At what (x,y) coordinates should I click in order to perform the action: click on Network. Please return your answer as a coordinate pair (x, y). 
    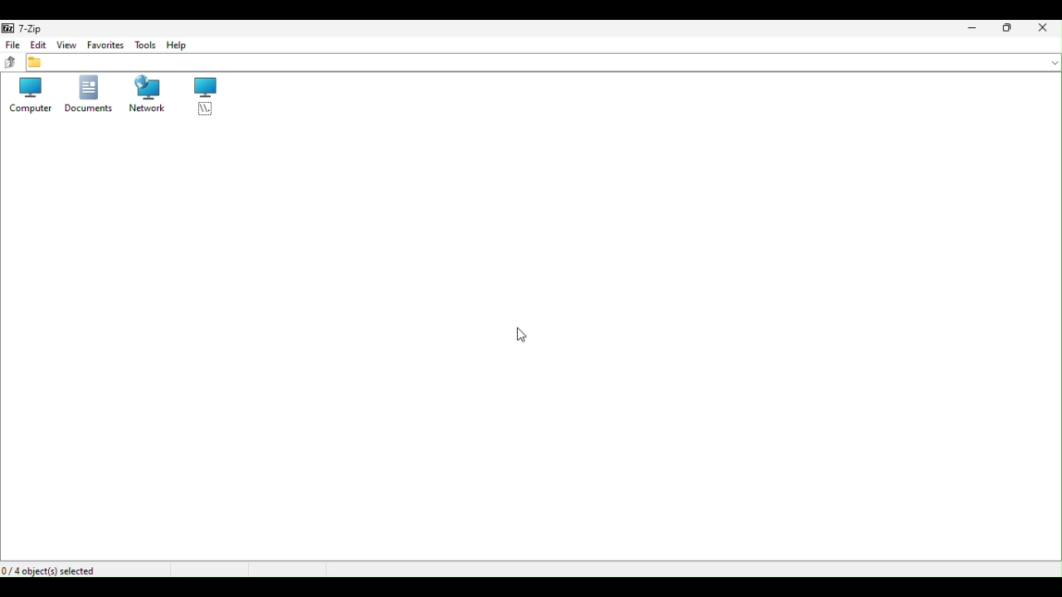
    Looking at the image, I should click on (149, 95).